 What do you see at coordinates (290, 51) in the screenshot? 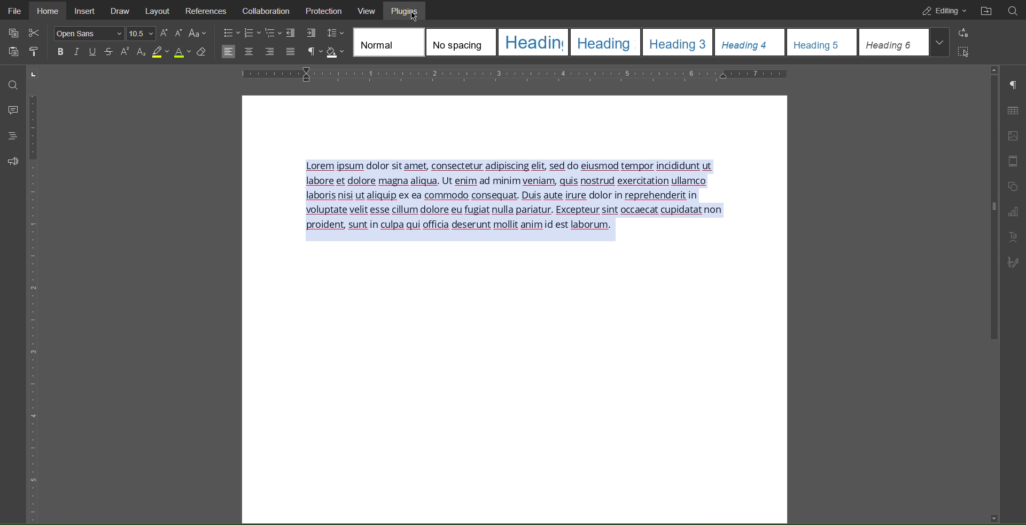
I see `Justify ` at bounding box center [290, 51].